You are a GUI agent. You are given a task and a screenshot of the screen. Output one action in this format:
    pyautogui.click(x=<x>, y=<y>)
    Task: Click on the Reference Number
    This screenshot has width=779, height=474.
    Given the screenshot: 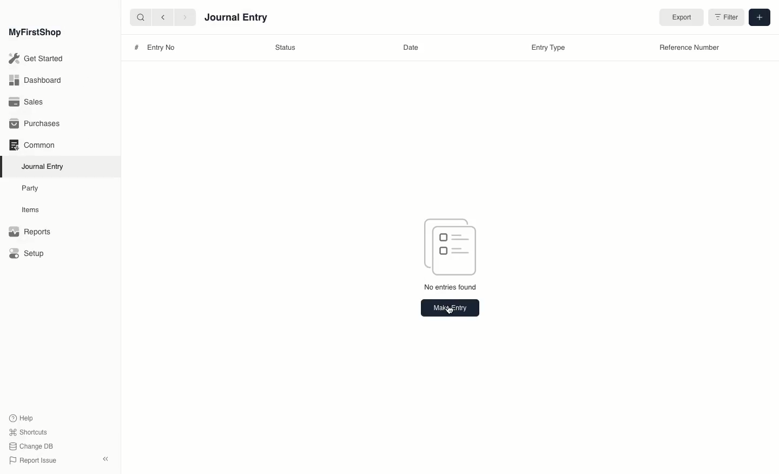 What is the action you would take?
    pyautogui.click(x=690, y=47)
    